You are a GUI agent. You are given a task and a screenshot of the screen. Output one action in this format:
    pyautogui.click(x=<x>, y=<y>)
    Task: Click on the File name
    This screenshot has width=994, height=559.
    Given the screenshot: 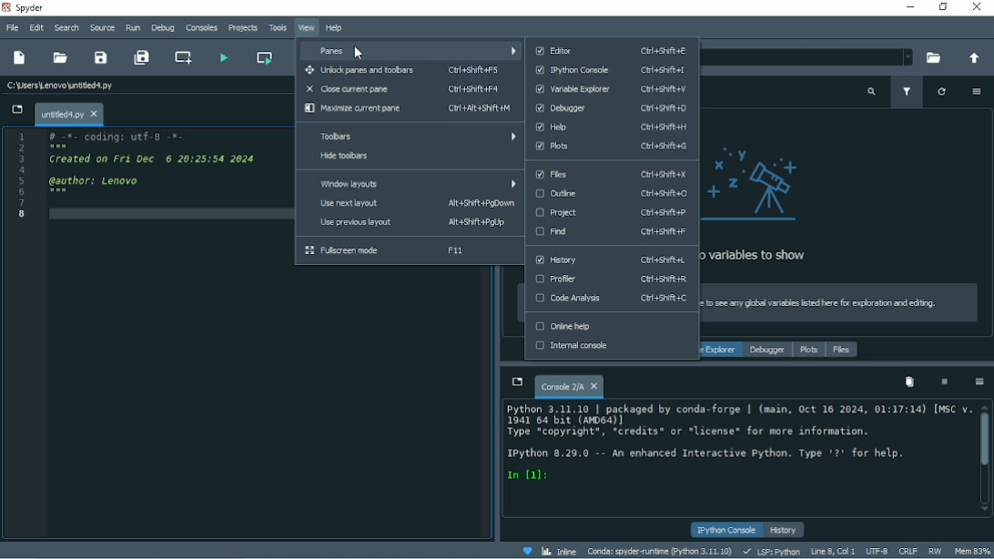 What is the action you would take?
    pyautogui.click(x=69, y=114)
    